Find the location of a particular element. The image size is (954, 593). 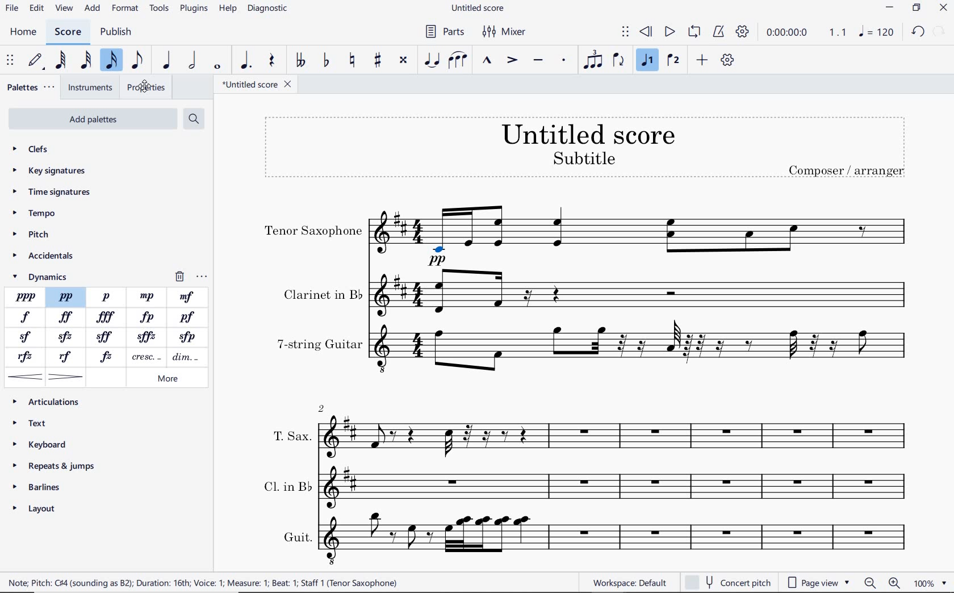

PLAY is located at coordinates (670, 32).